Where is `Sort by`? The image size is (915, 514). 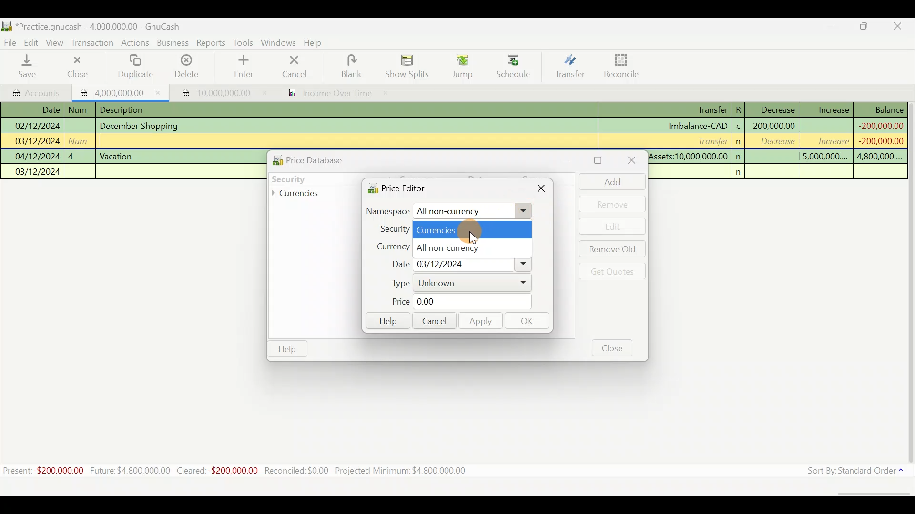
Sort by is located at coordinates (851, 472).